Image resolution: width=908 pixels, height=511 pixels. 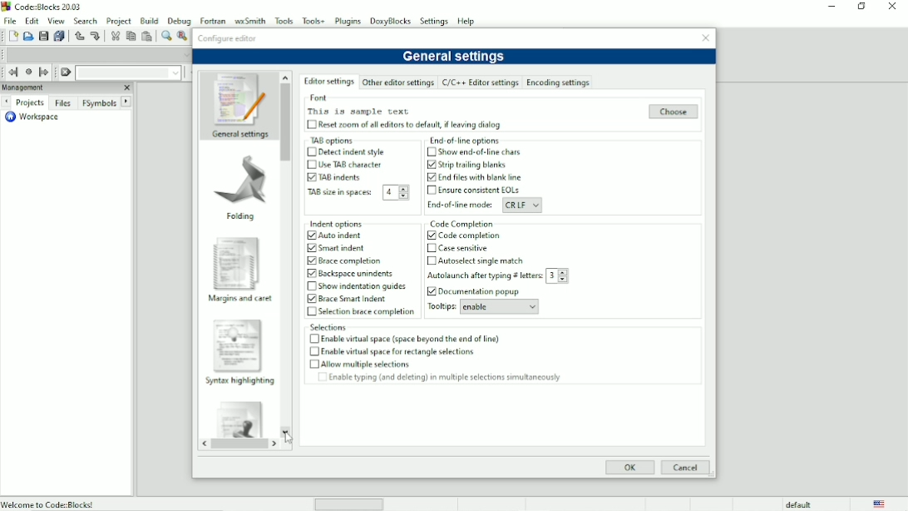 What do you see at coordinates (557, 82) in the screenshot?
I see `Encoding settings` at bounding box center [557, 82].